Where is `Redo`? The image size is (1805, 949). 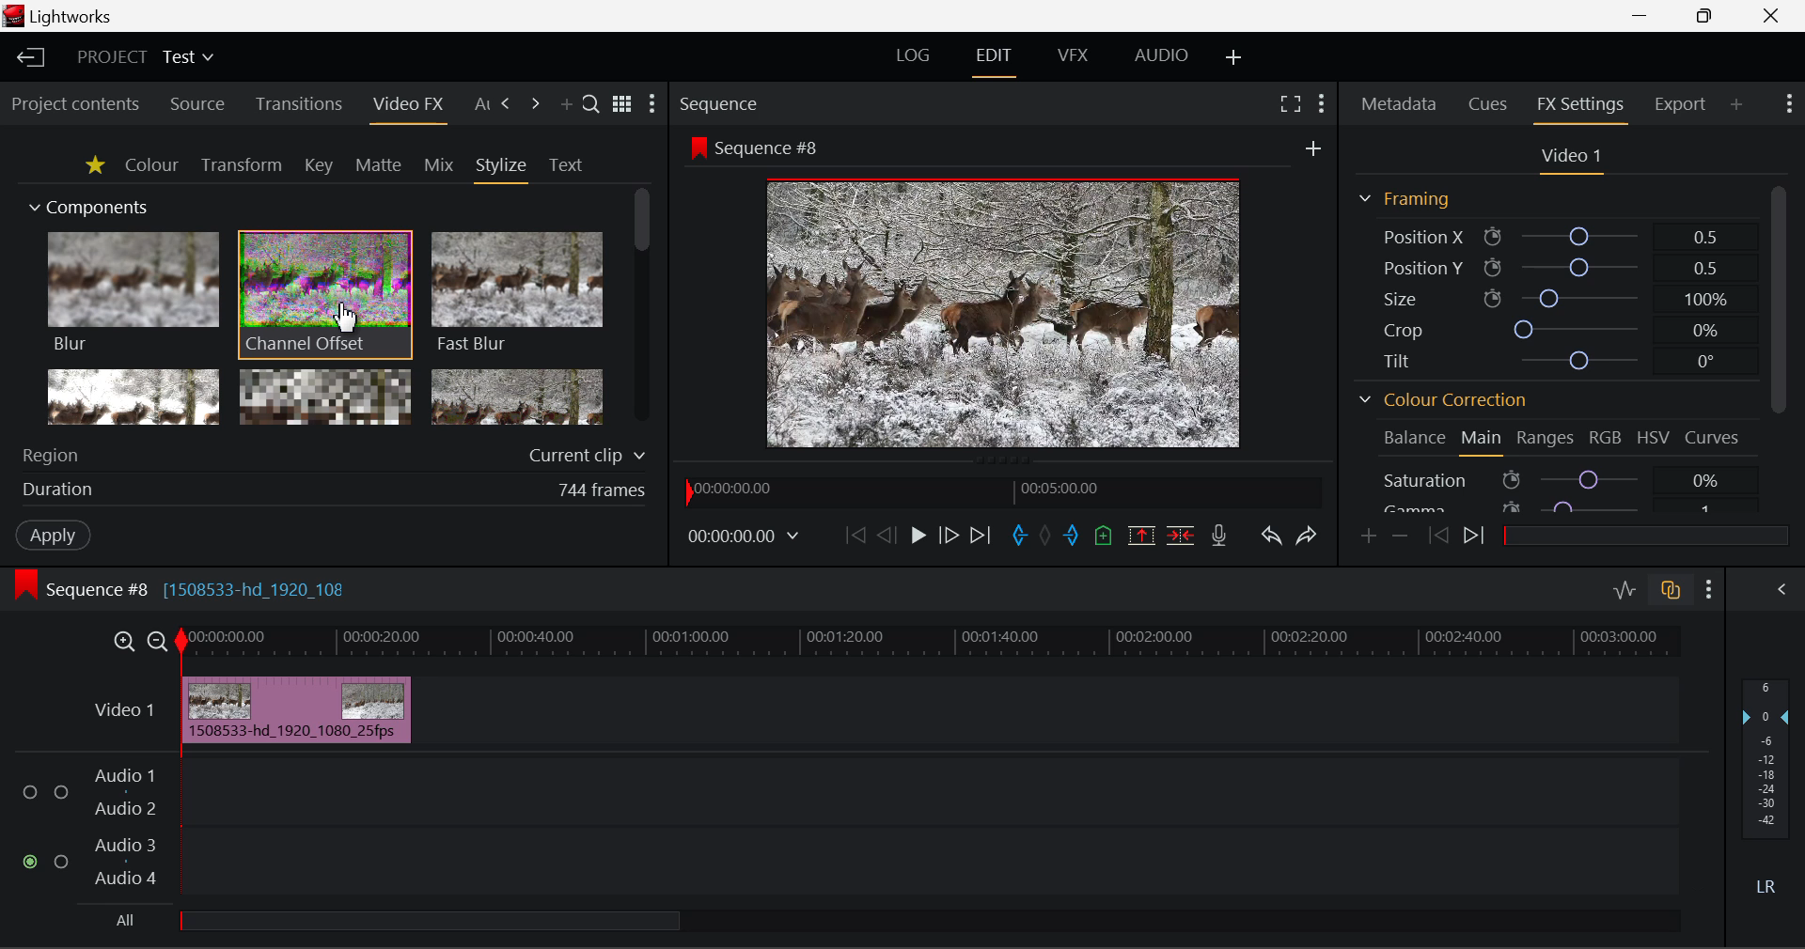
Redo is located at coordinates (1308, 539).